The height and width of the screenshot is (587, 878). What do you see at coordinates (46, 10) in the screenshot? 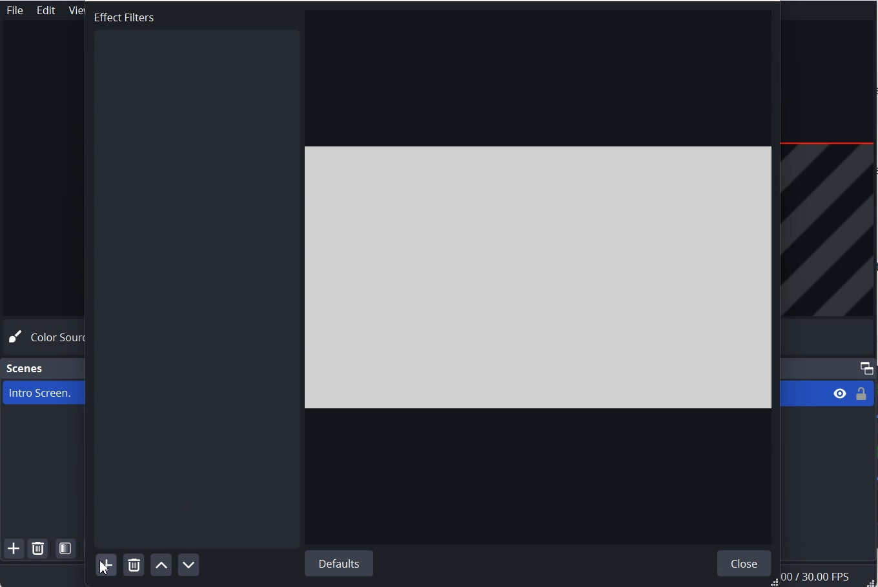
I see `Edit` at bounding box center [46, 10].